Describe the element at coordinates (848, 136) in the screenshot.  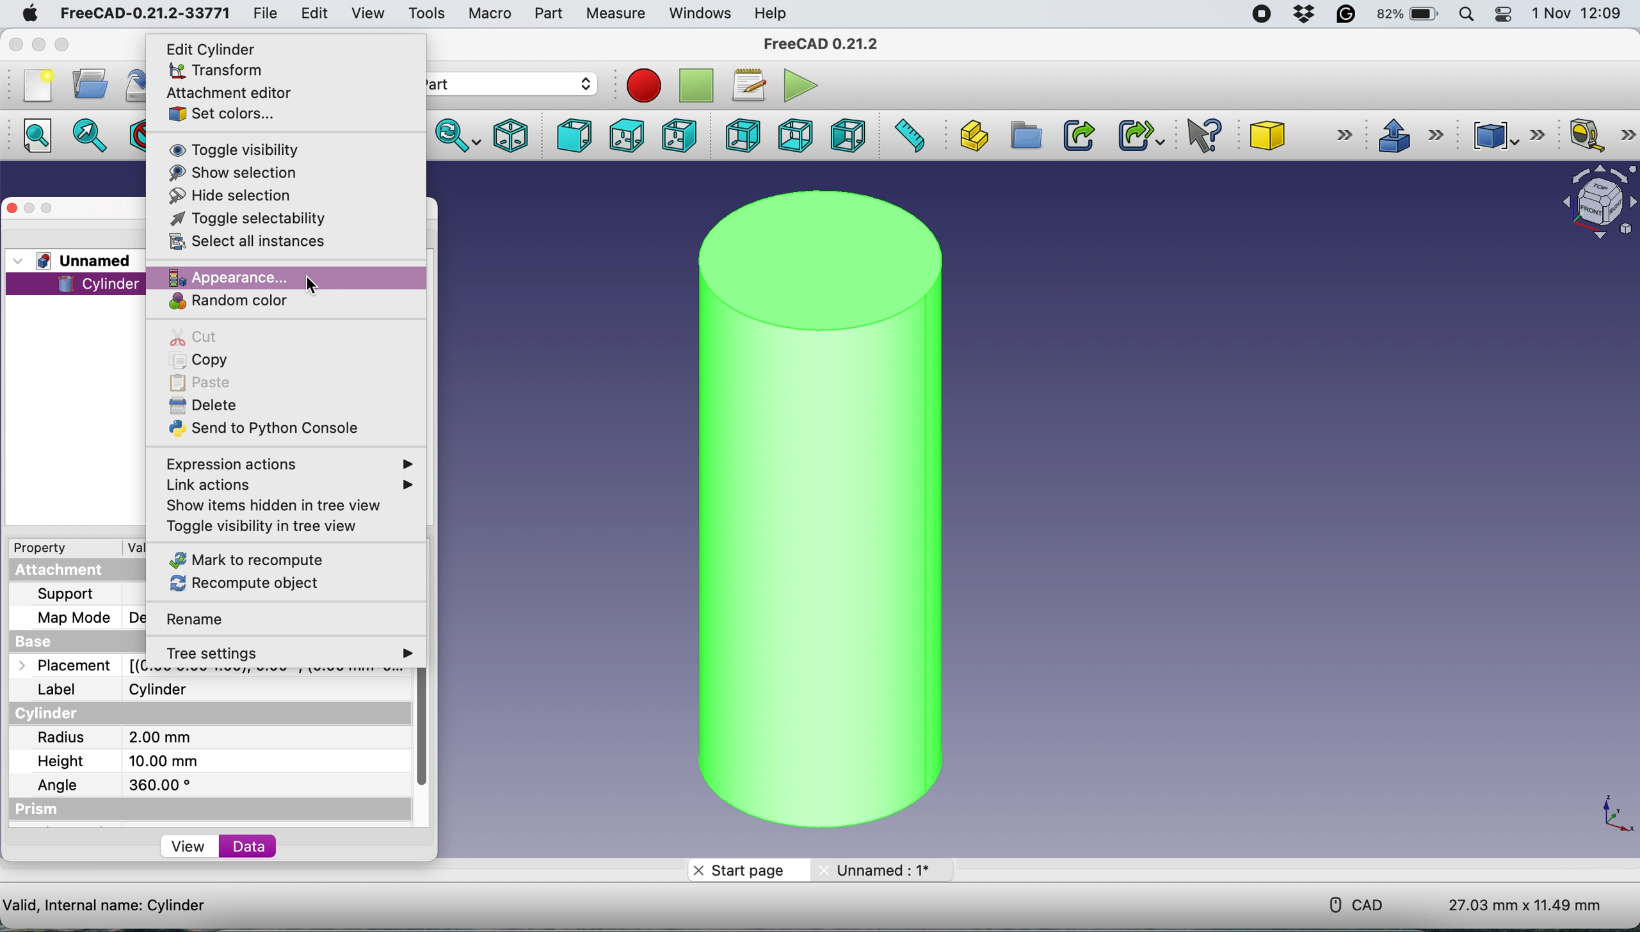
I see `left` at that location.